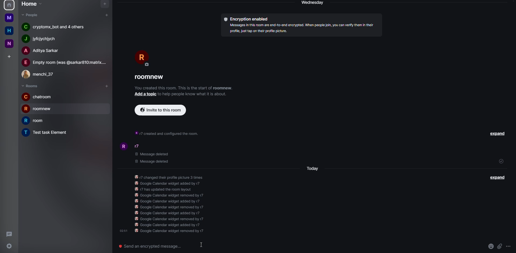  I want to click on info, so click(195, 95).